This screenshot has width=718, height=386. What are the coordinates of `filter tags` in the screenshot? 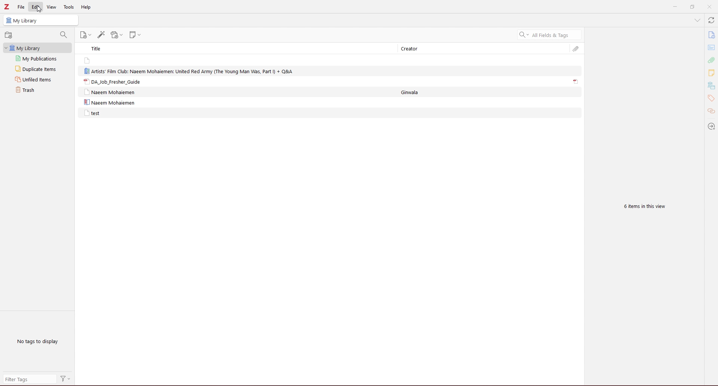 It's located at (29, 379).